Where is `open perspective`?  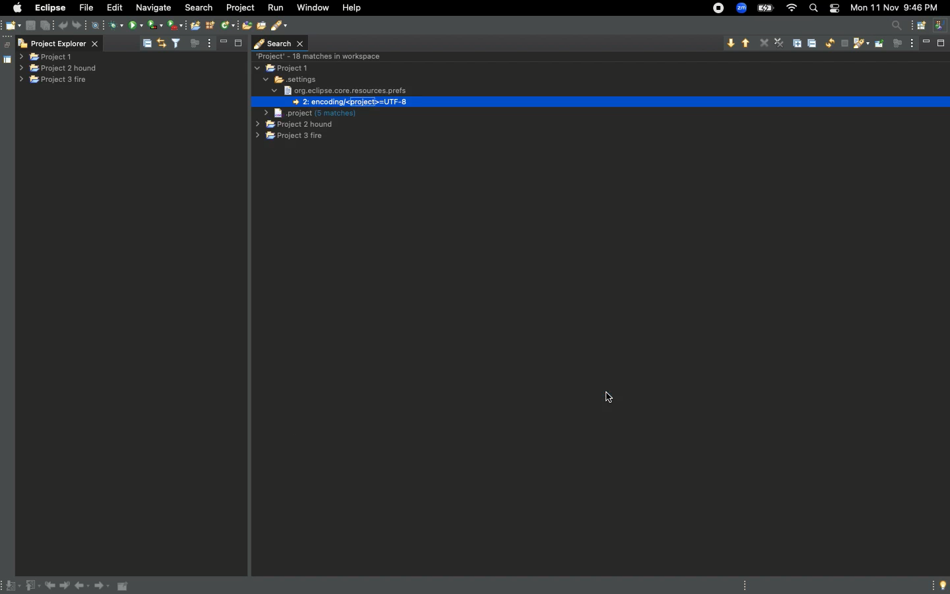 open perspective is located at coordinates (920, 26).